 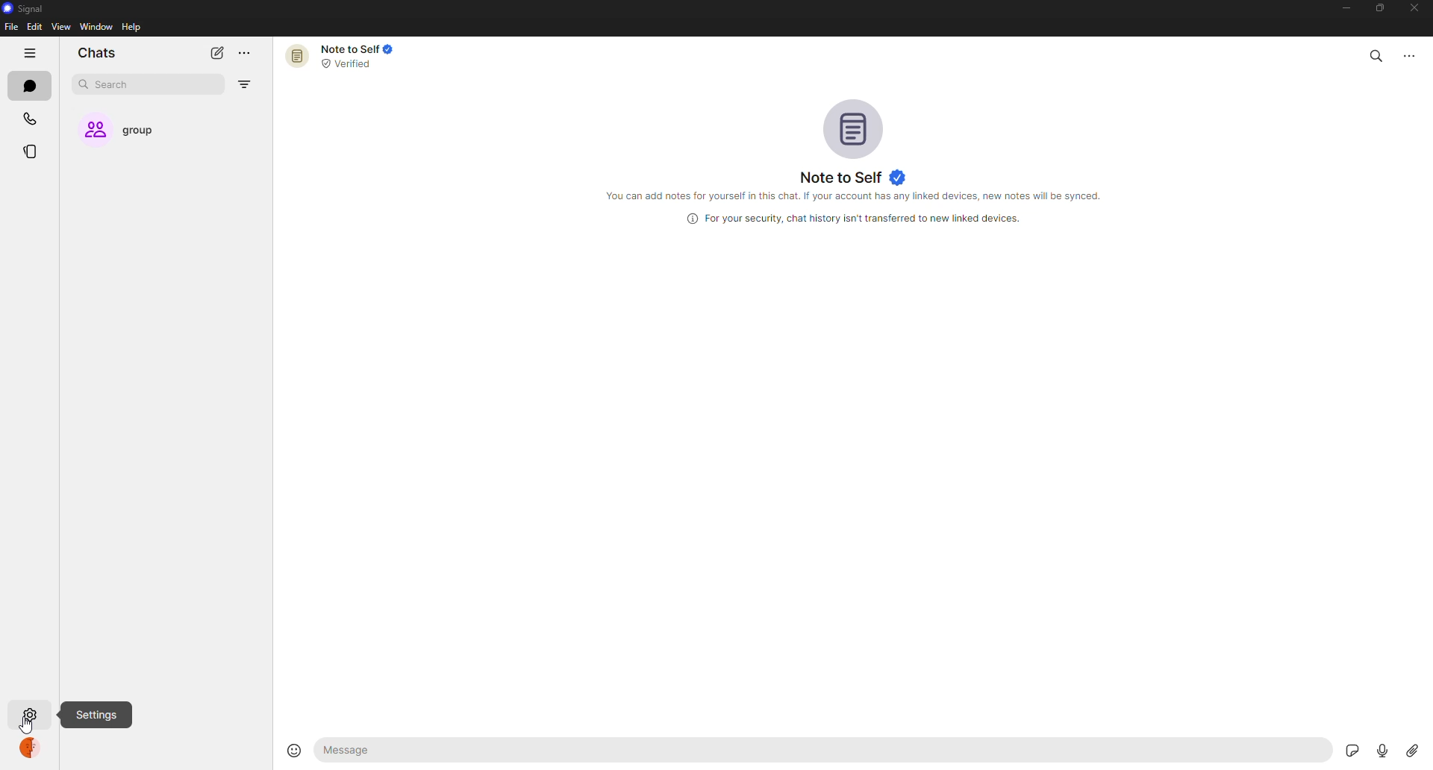 I want to click on new chat, so click(x=216, y=52).